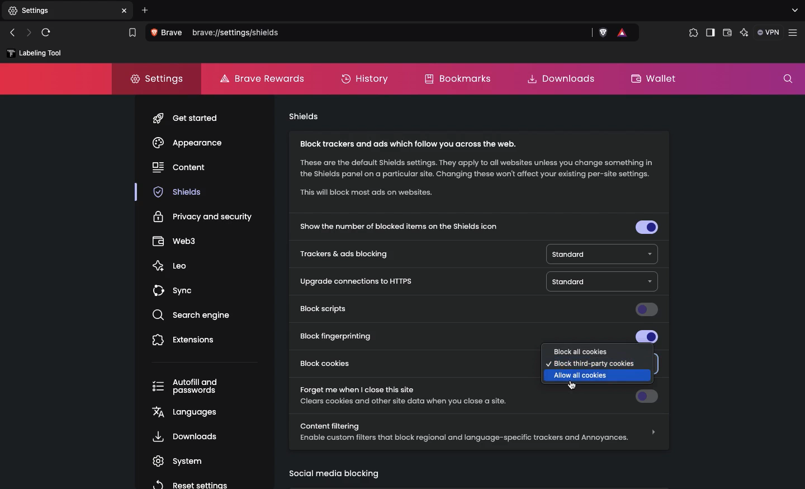  What do you see at coordinates (367, 79) in the screenshot?
I see `History` at bounding box center [367, 79].